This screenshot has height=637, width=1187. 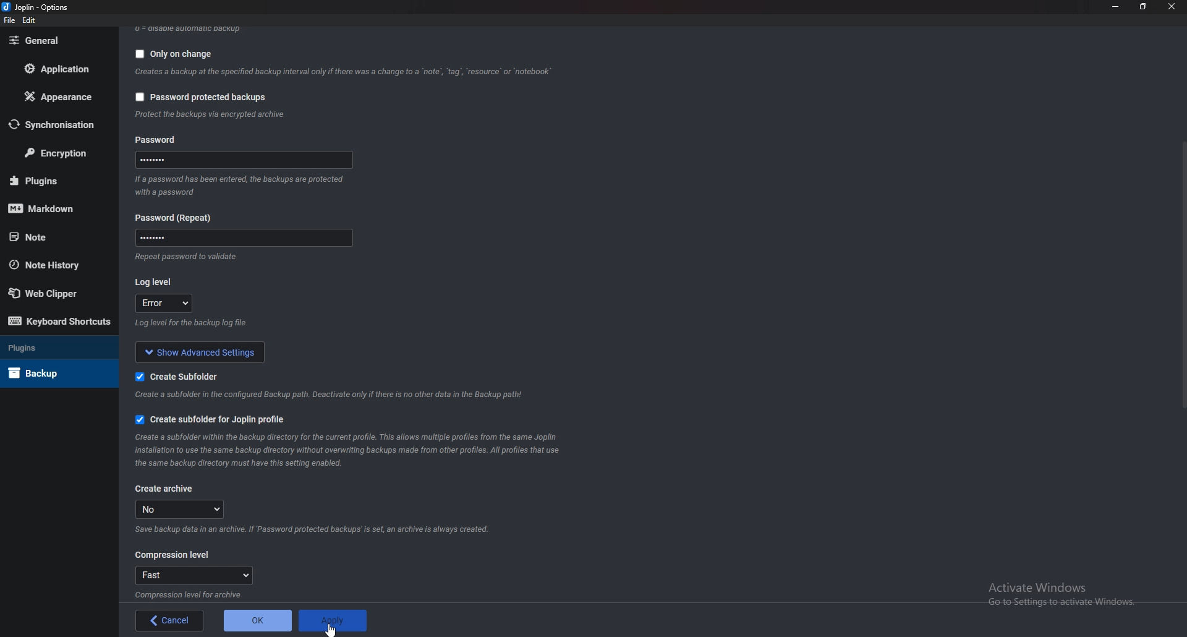 What do you see at coordinates (170, 56) in the screenshot?
I see `Only on change` at bounding box center [170, 56].